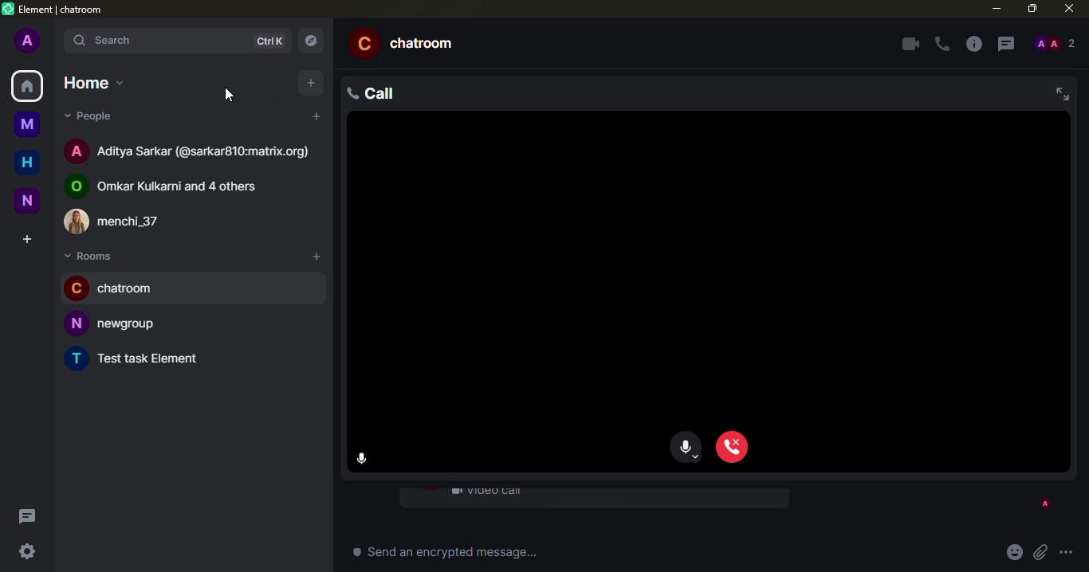 The image size is (1089, 572). What do you see at coordinates (365, 460) in the screenshot?
I see `sound` at bounding box center [365, 460].